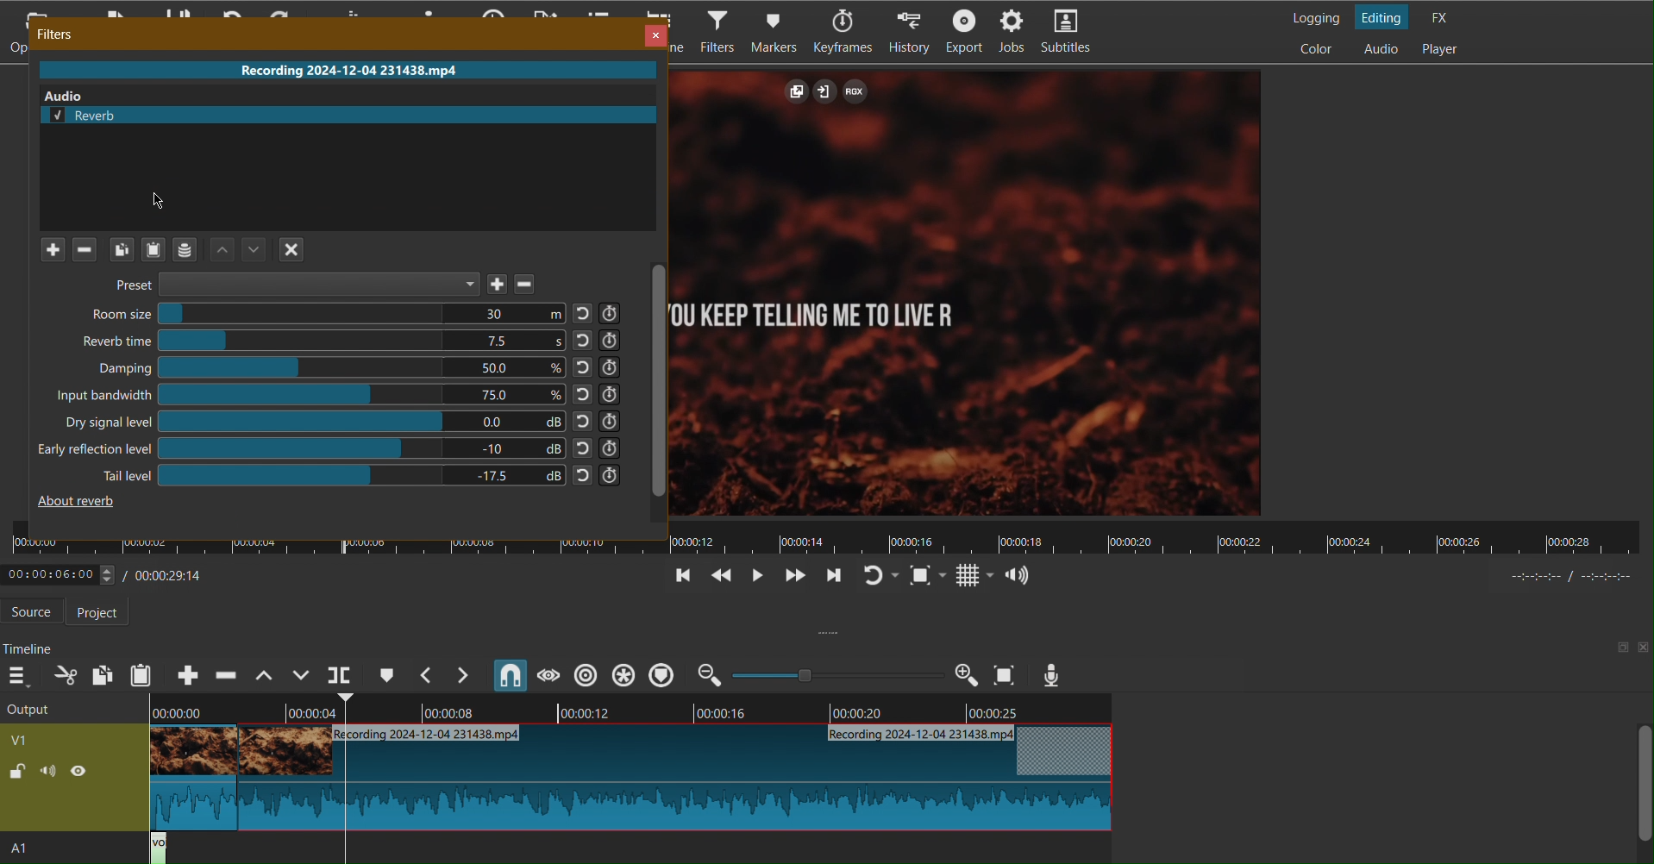  I want to click on Cue, so click(386, 674).